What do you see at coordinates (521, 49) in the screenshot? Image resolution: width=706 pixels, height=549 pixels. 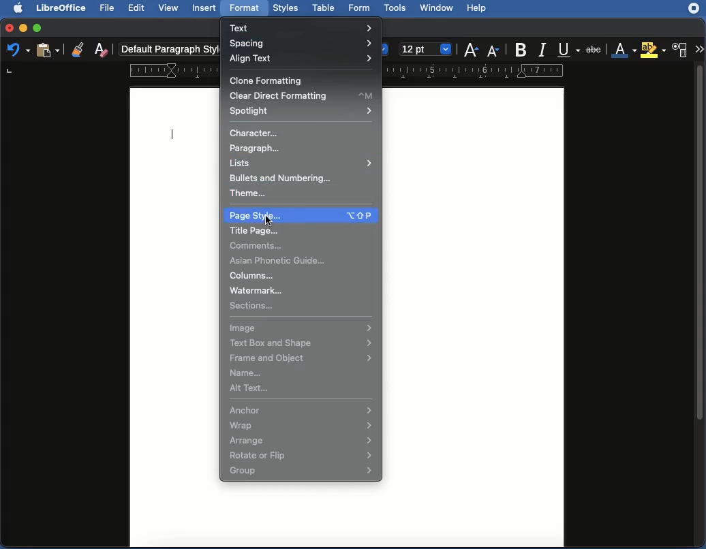 I see `Bold` at bounding box center [521, 49].